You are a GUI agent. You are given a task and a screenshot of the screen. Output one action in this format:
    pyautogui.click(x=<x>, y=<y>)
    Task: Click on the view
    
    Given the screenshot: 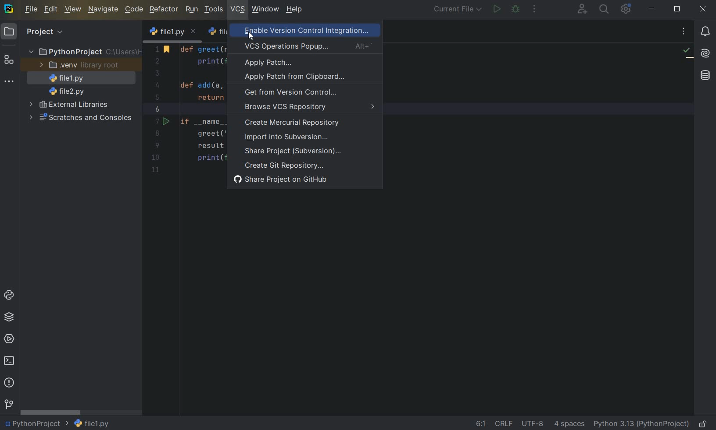 What is the action you would take?
    pyautogui.click(x=74, y=10)
    